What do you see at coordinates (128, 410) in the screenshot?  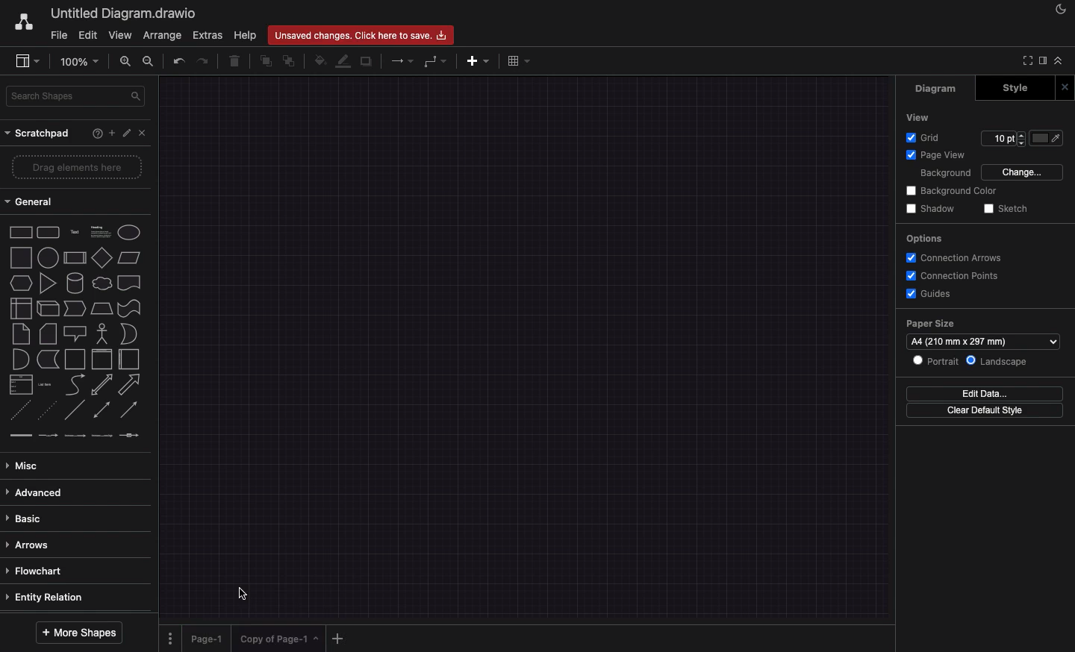 I see `directional connector` at bounding box center [128, 410].